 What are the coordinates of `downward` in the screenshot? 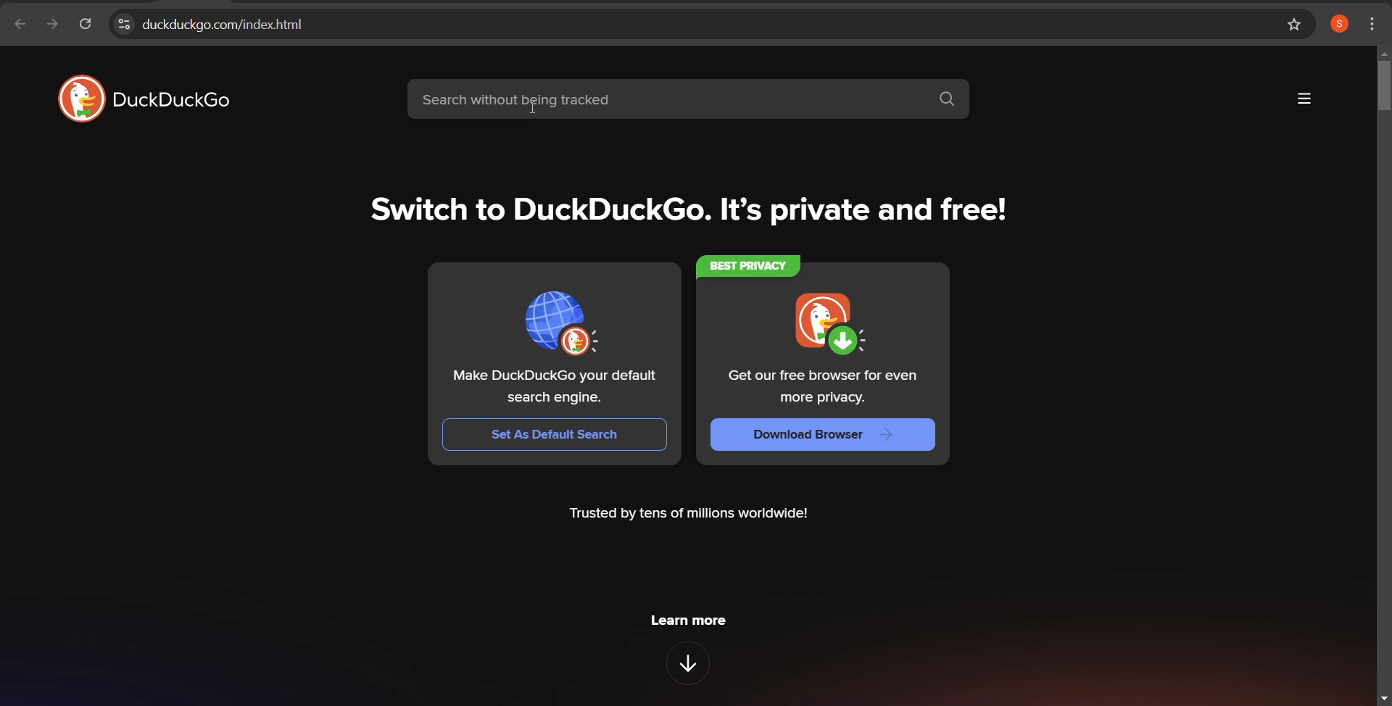 It's located at (694, 665).